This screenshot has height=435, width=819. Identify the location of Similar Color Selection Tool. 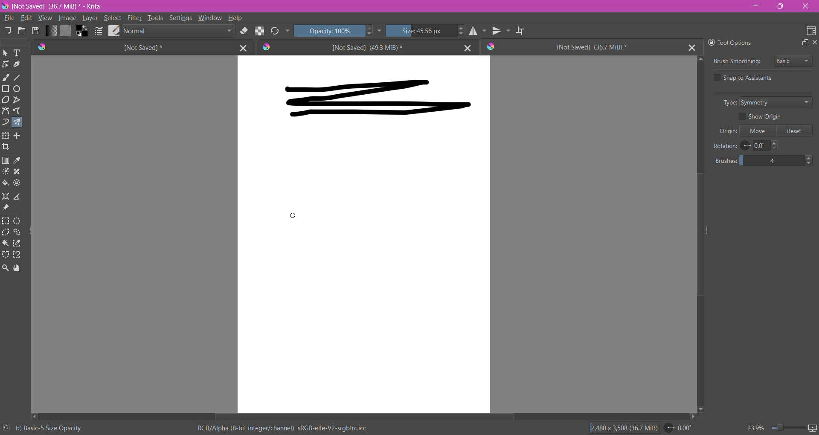
(17, 243).